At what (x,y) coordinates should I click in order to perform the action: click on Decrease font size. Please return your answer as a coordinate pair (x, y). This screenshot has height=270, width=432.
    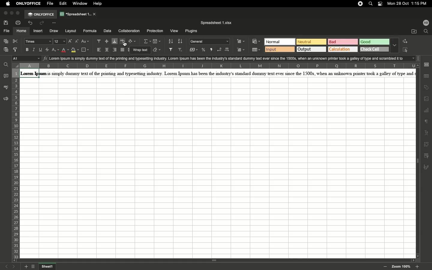
    Looking at the image, I should click on (77, 42).